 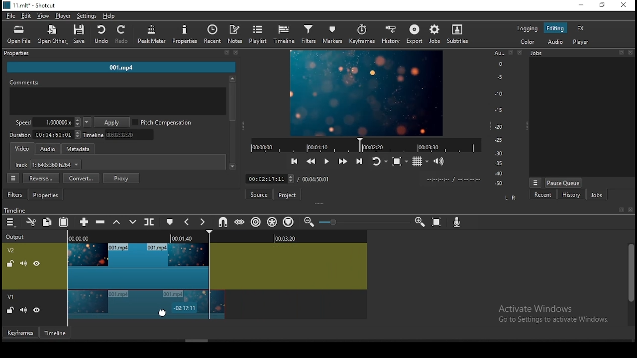 What do you see at coordinates (544, 196) in the screenshot?
I see `recent` at bounding box center [544, 196].